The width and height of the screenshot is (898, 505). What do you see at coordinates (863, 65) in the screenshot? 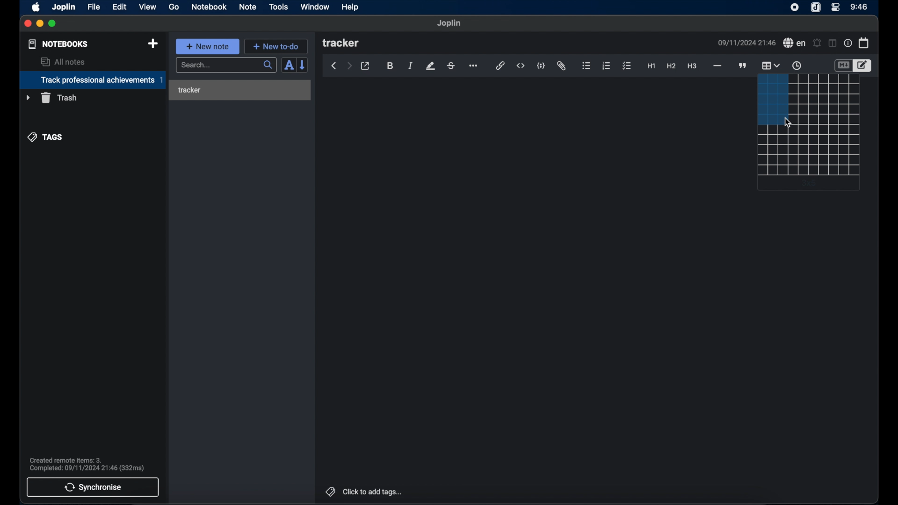
I see `toggle editor` at bounding box center [863, 65].